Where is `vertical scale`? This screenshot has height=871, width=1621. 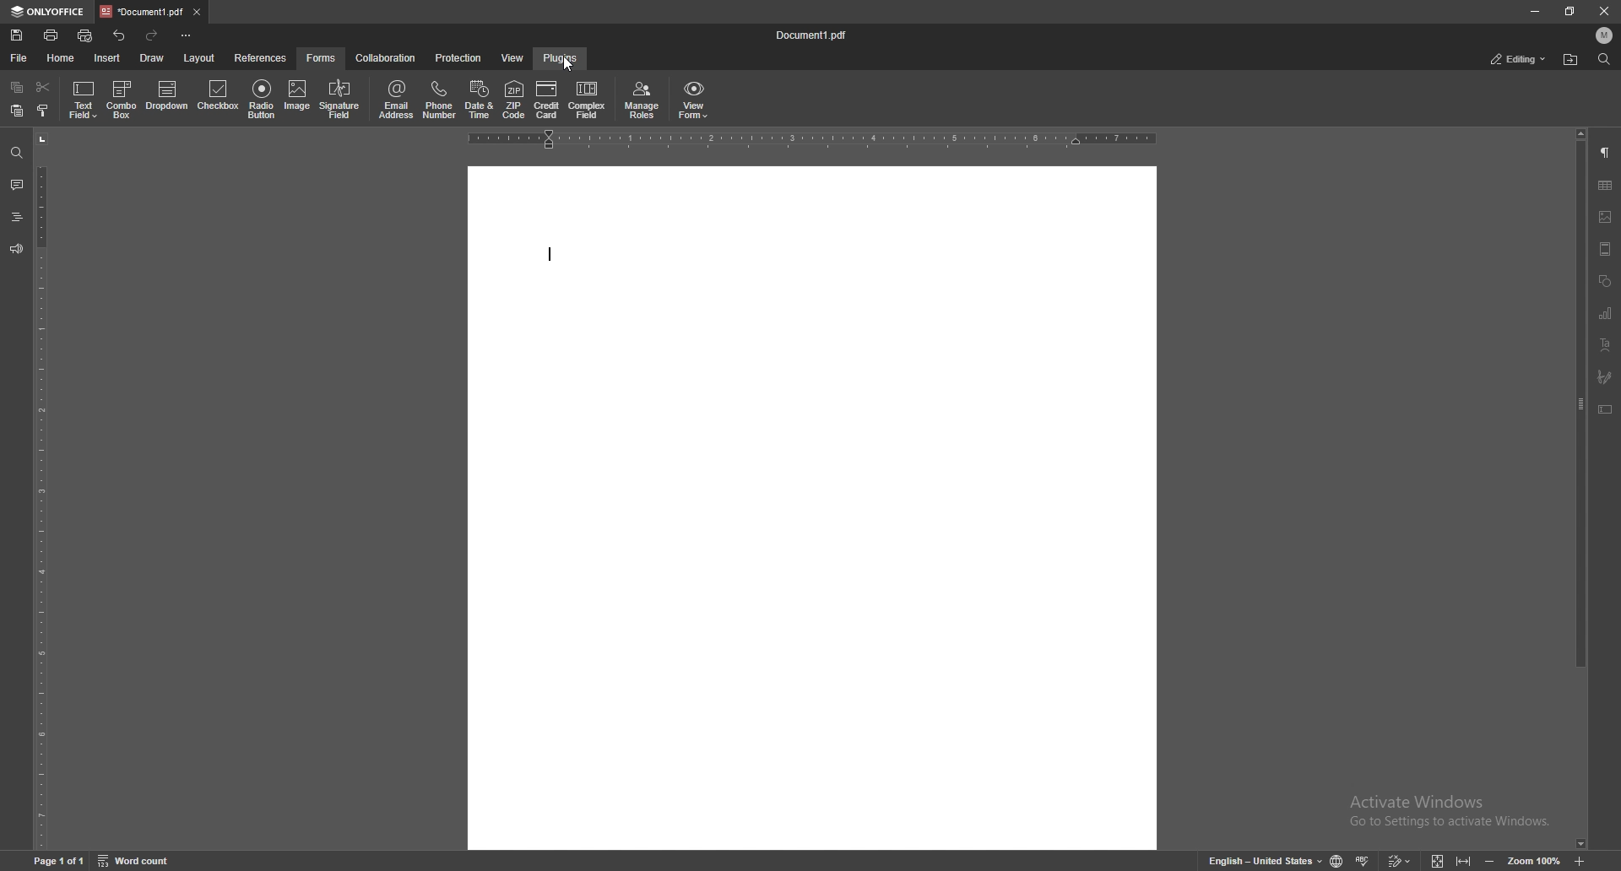
vertical scale is located at coordinates (41, 490).